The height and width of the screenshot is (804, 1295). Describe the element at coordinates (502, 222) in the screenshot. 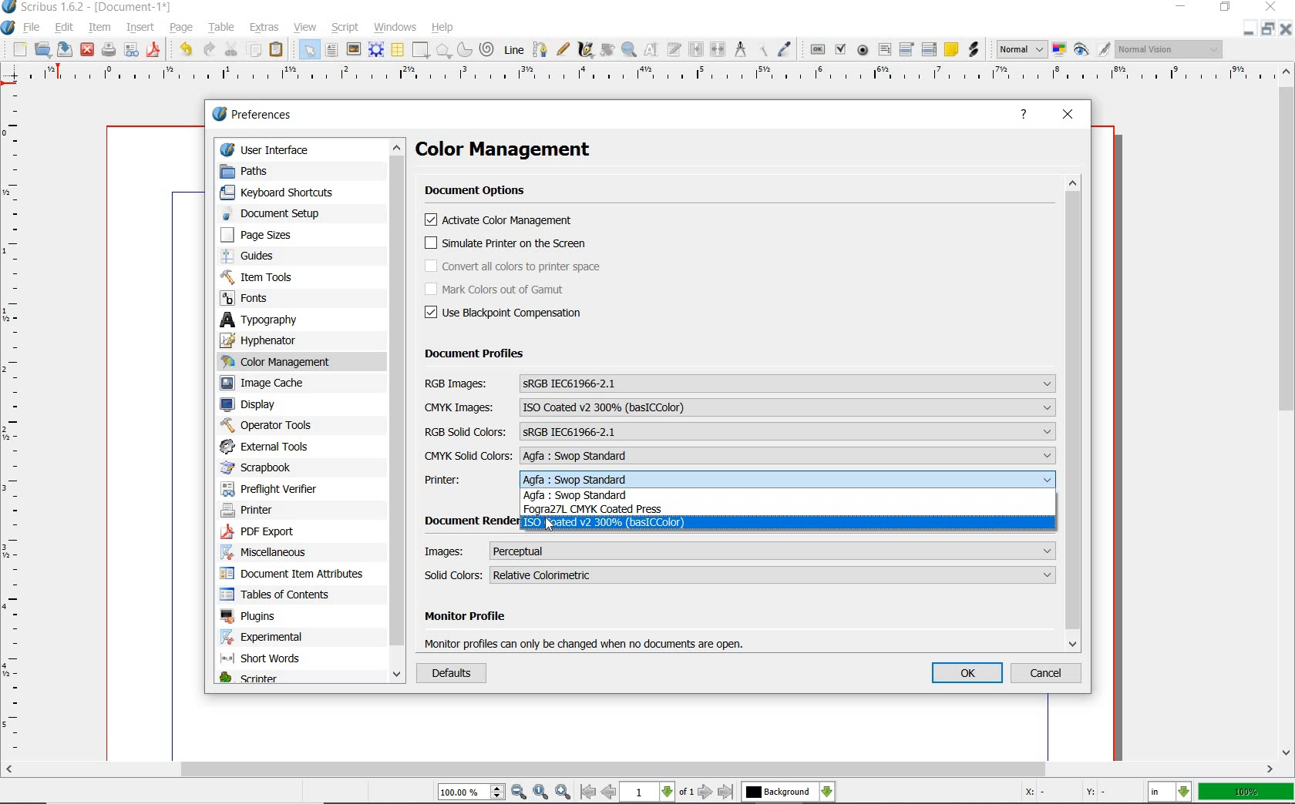

I see `activate color management` at that location.